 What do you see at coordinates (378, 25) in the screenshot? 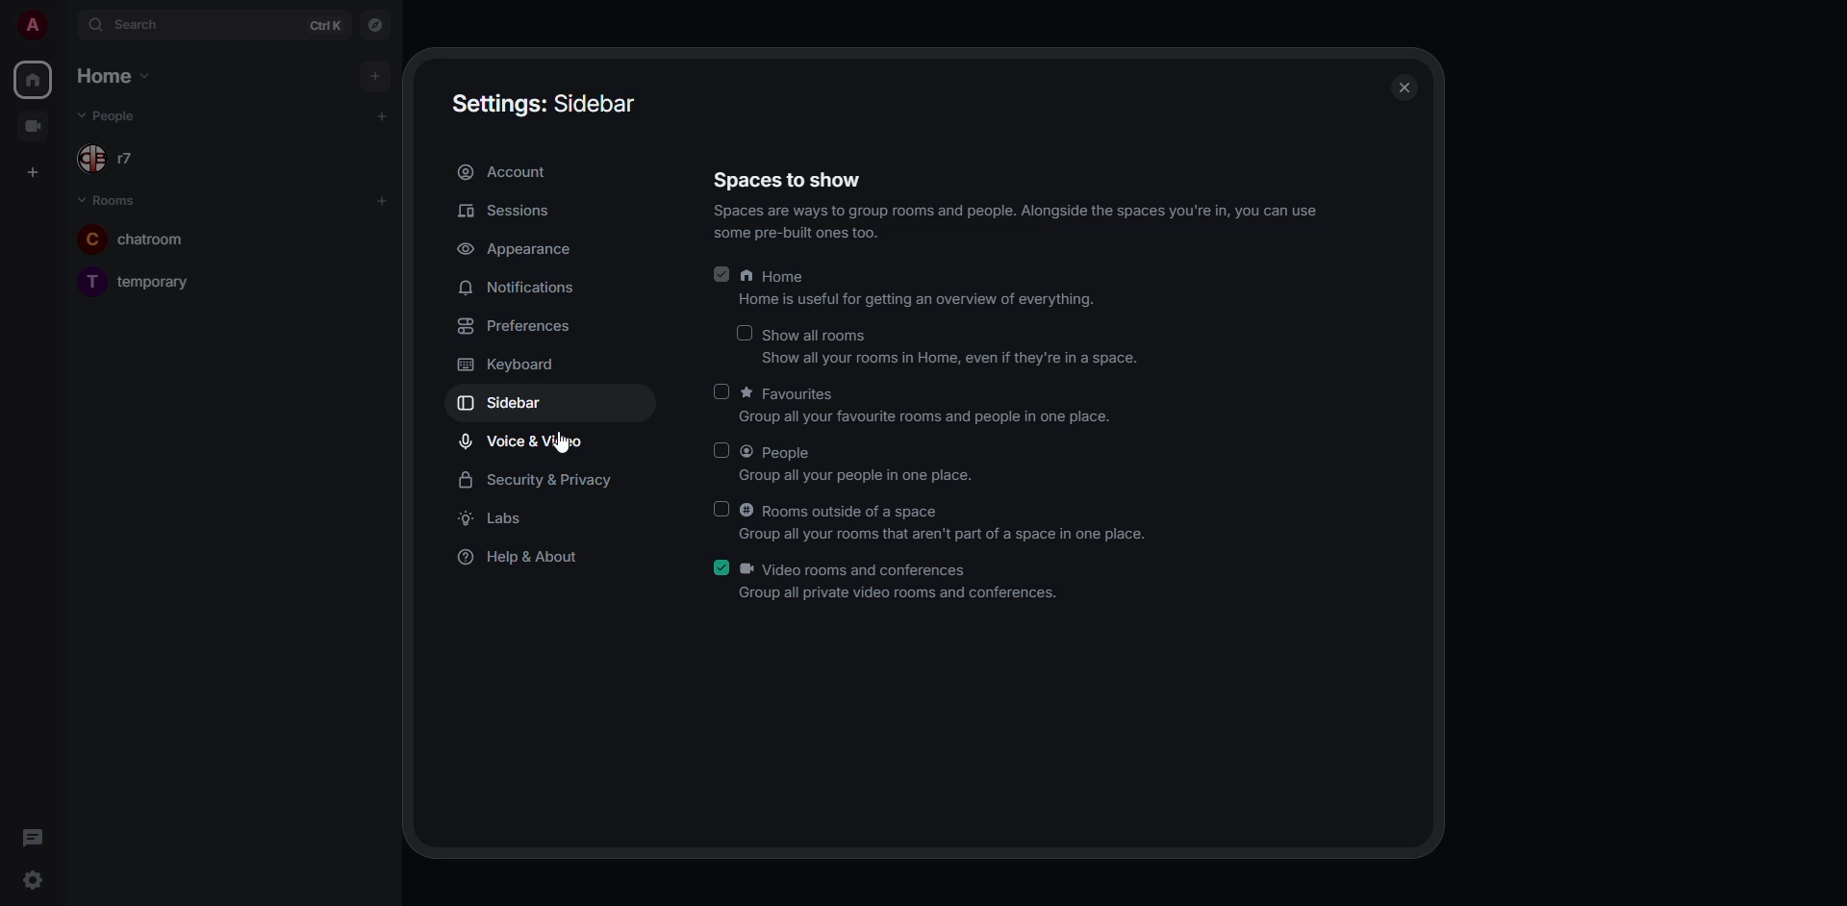
I see `navigator` at bounding box center [378, 25].